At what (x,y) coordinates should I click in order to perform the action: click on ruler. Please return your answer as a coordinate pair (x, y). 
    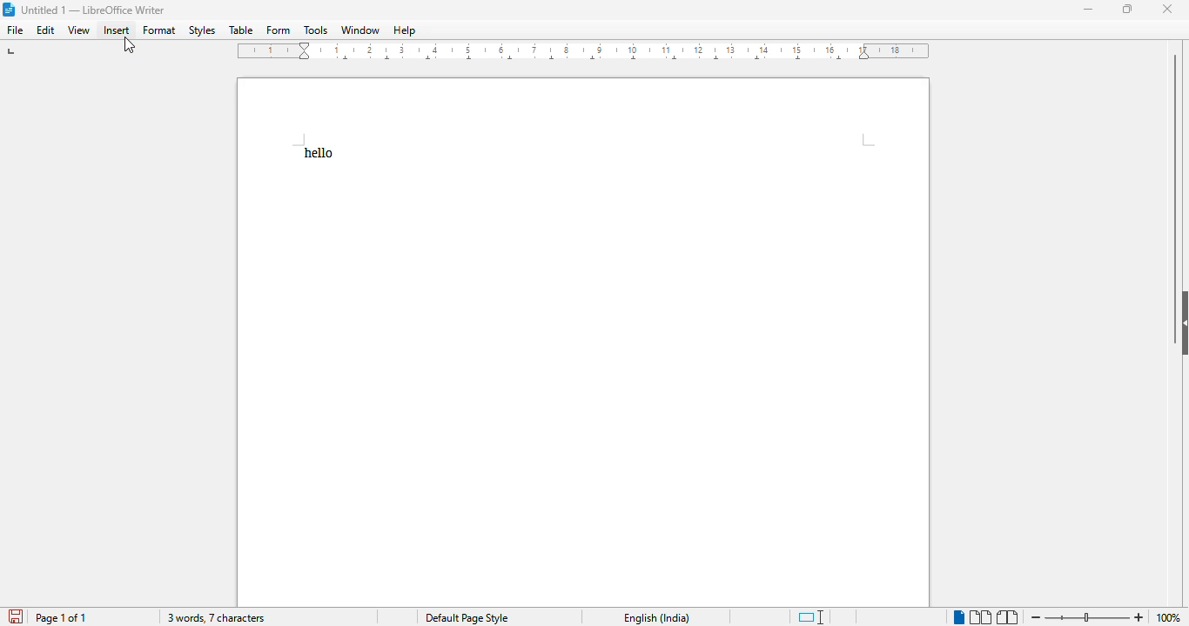
    Looking at the image, I should click on (584, 50).